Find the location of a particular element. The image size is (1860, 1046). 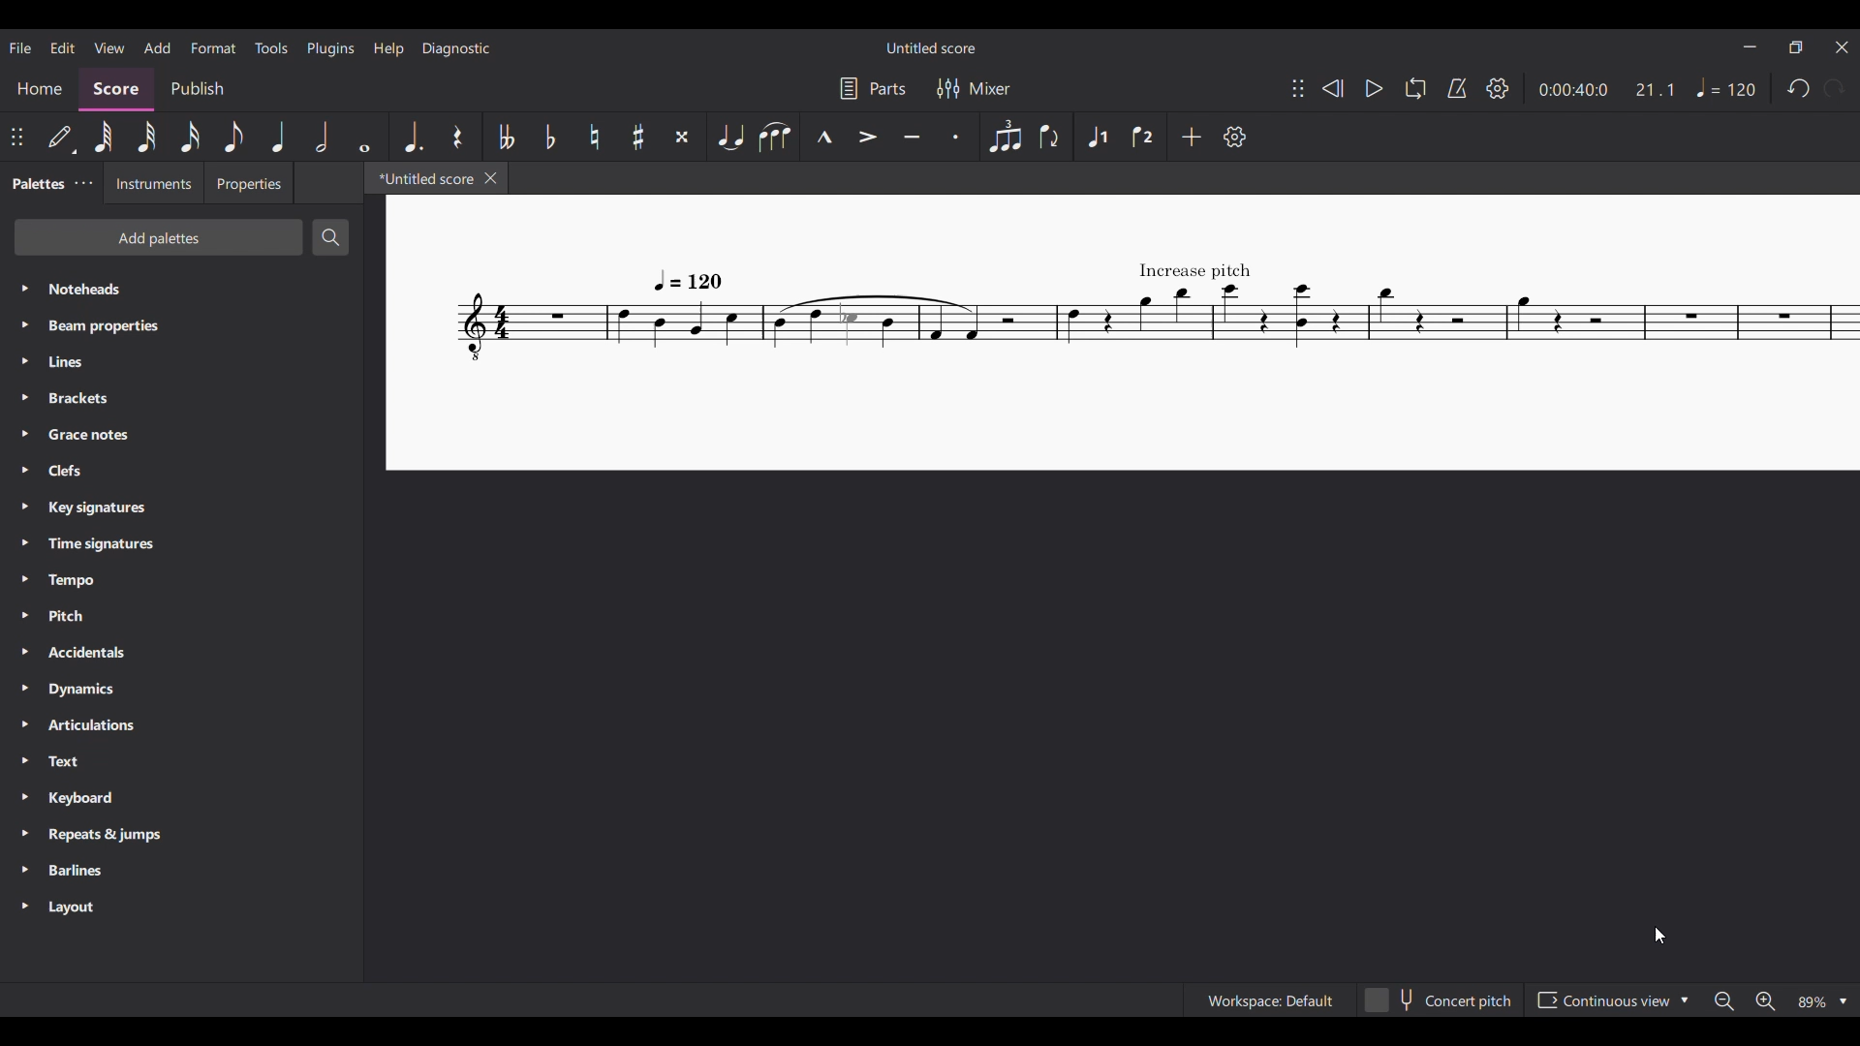

Diagnostic menu is located at coordinates (455, 49).